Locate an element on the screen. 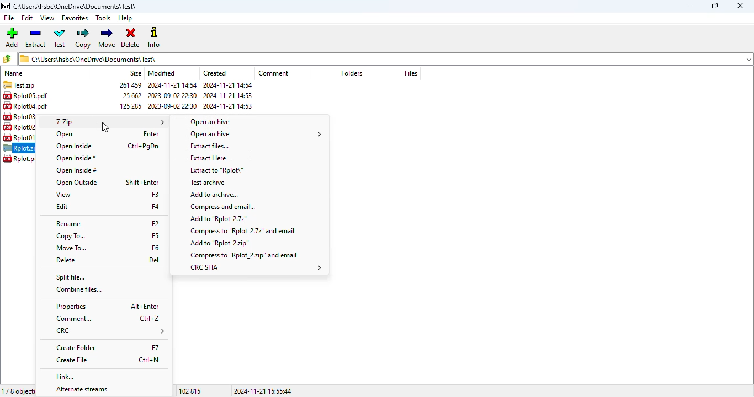 The image size is (754, 397). shortcut for copy to is located at coordinates (155, 234).